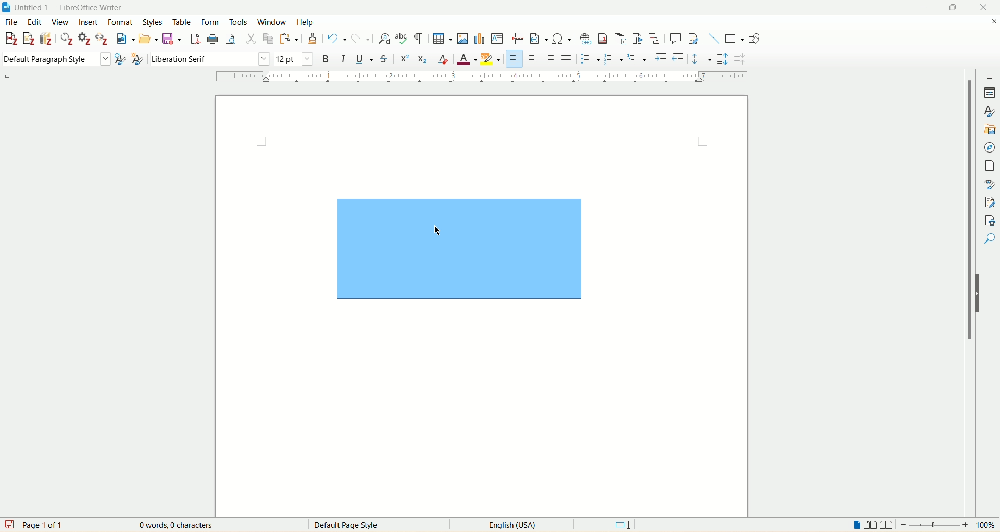 The height and width of the screenshot is (532, 1000). Describe the element at coordinates (383, 39) in the screenshot. I see `find and replace` at that location.